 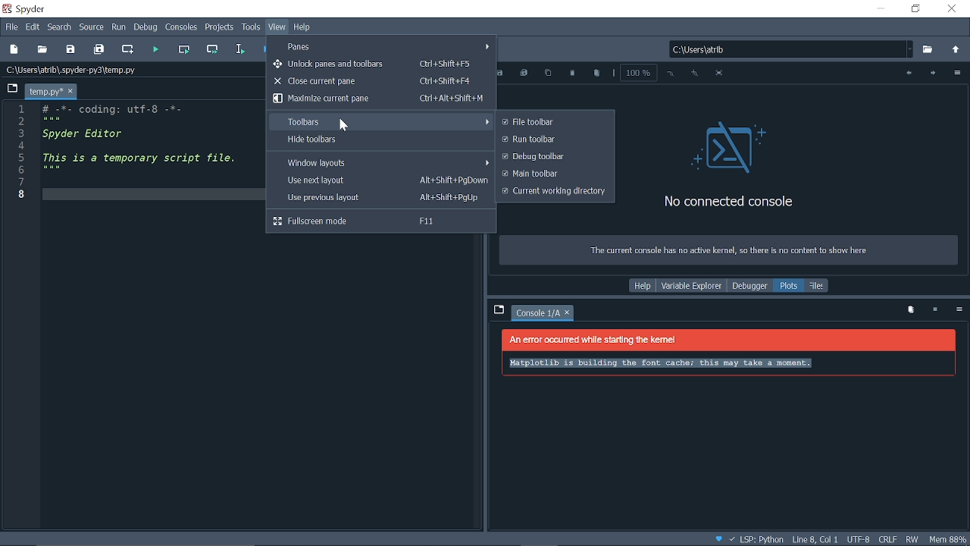 What do you see at coordinates (937, 310) in the screenshot?
I see `Input kernel` at bounding box center [937, 310].